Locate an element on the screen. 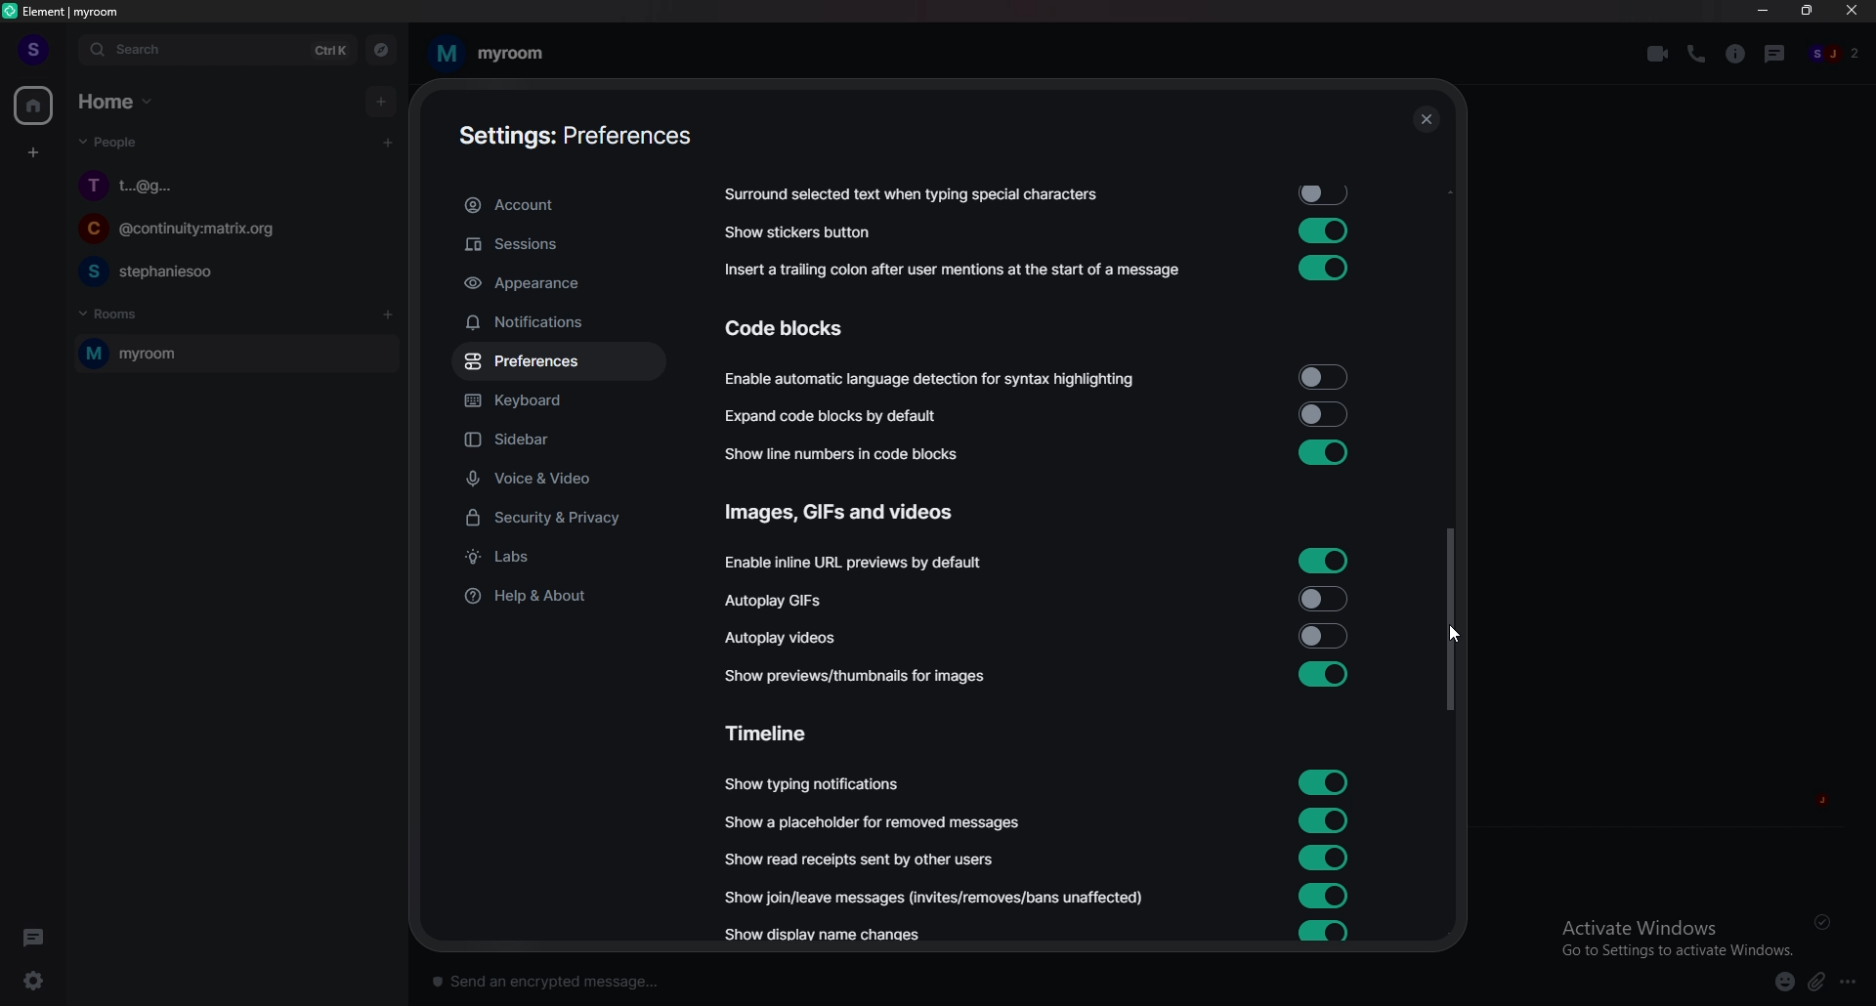  toggle is located at coordinates (1324, 230).